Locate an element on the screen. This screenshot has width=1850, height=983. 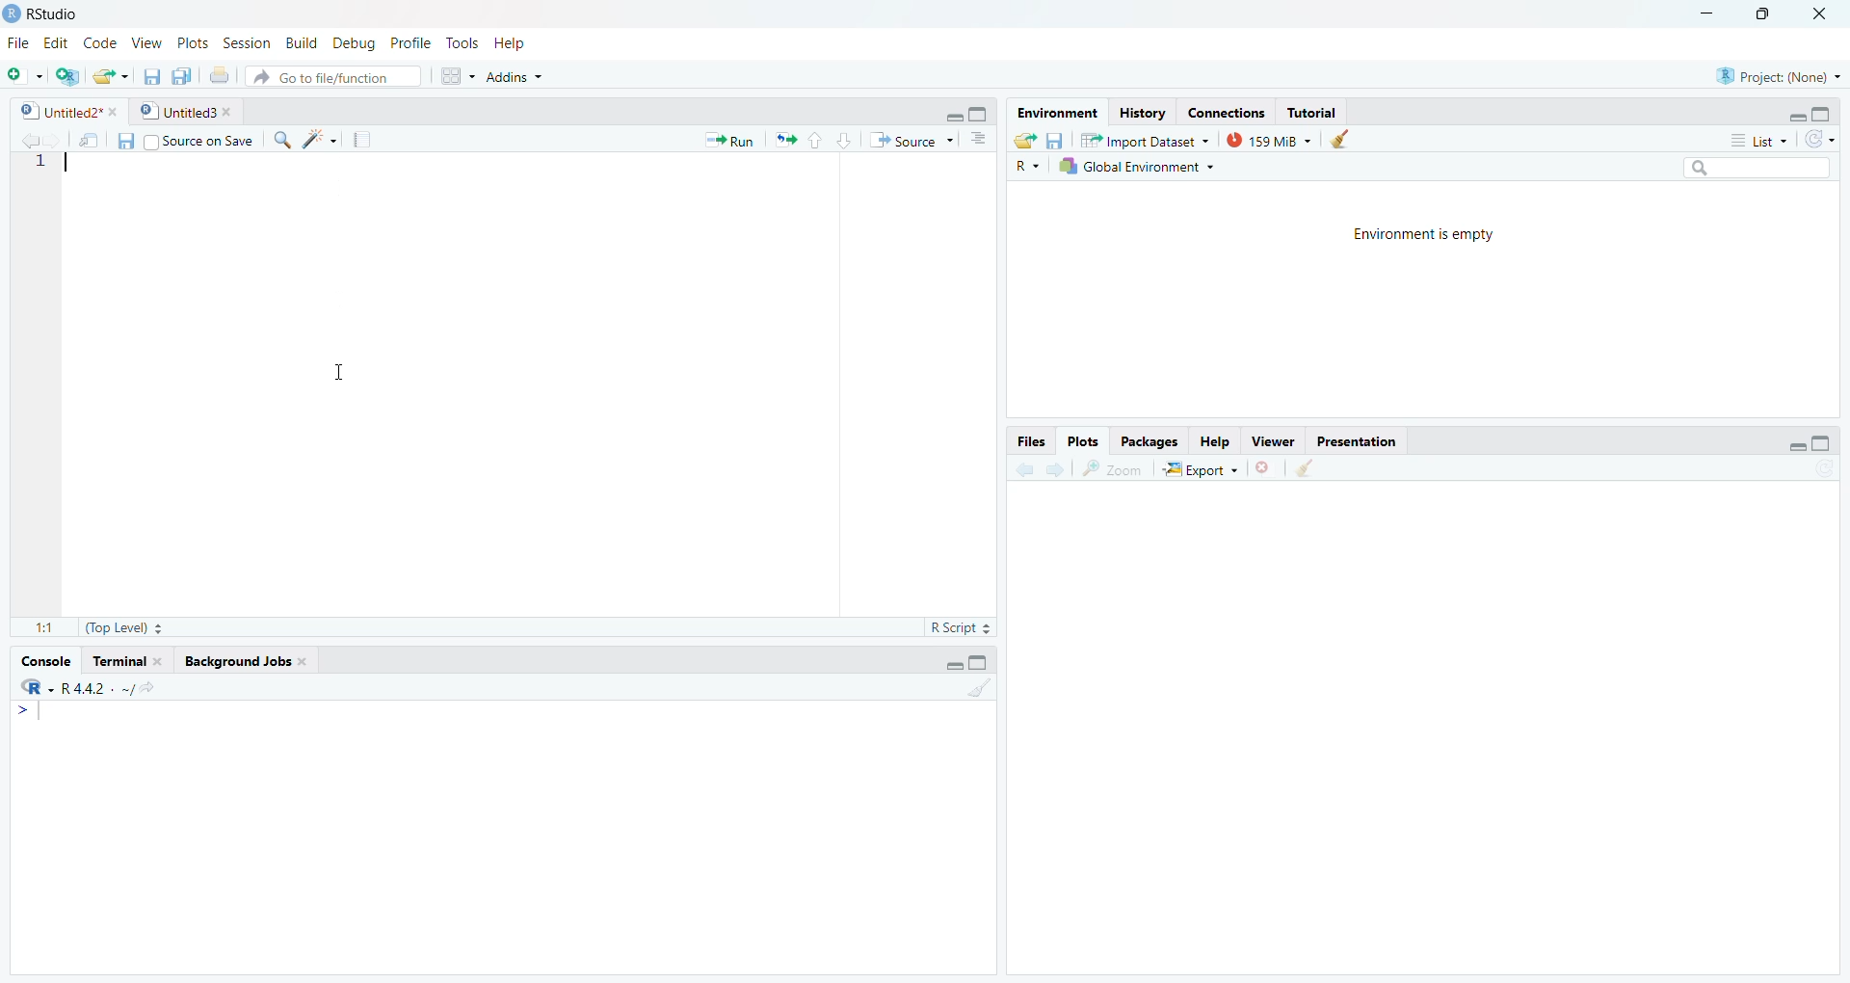
Plots is located at coordinates (190, 42).